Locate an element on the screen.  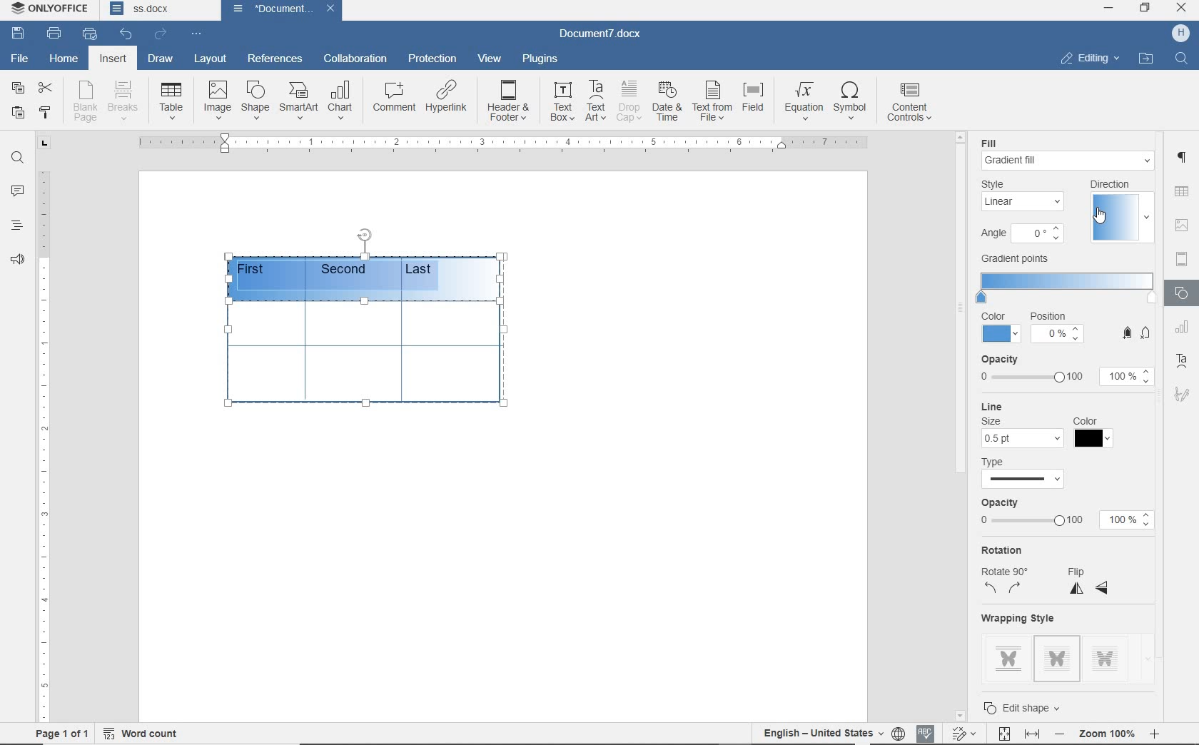
undo is located at coordinates (125, 33).